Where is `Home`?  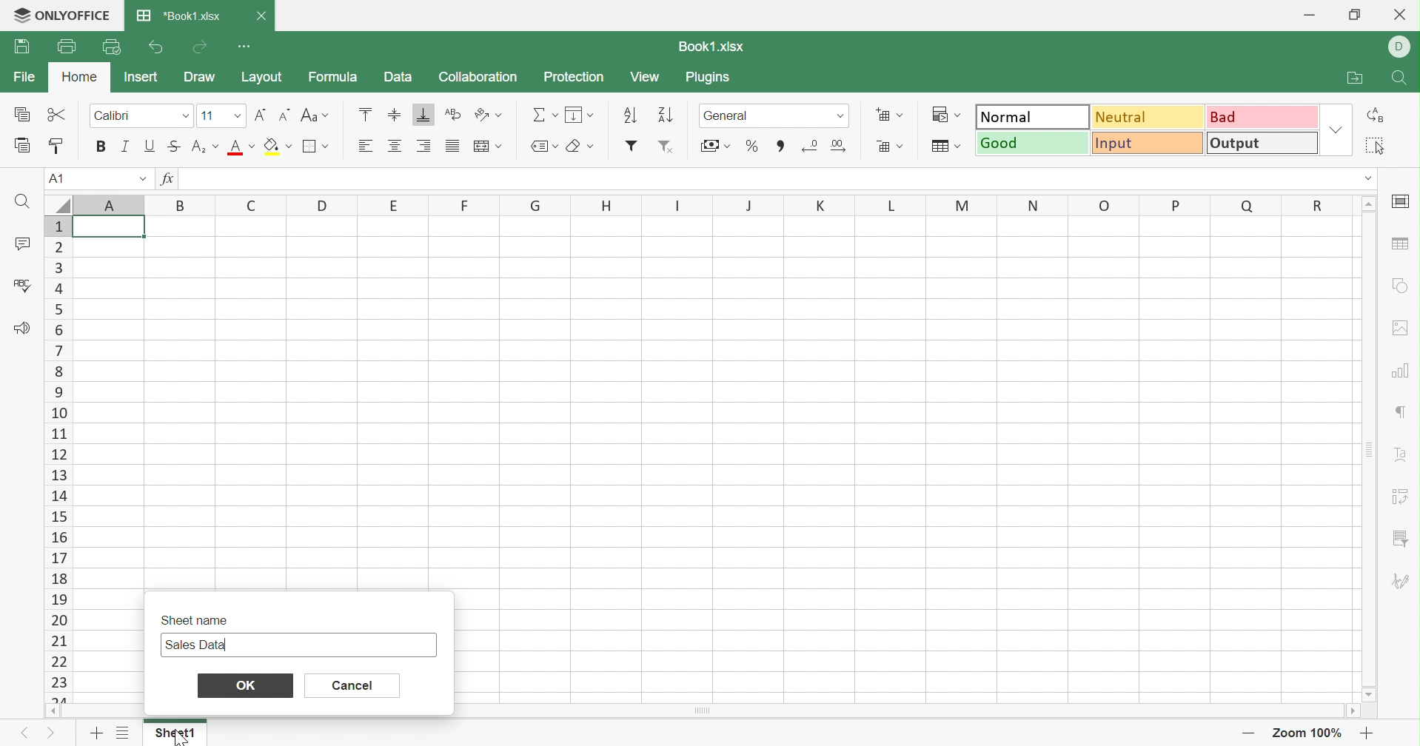 Home is located at coordinates (79, 78).